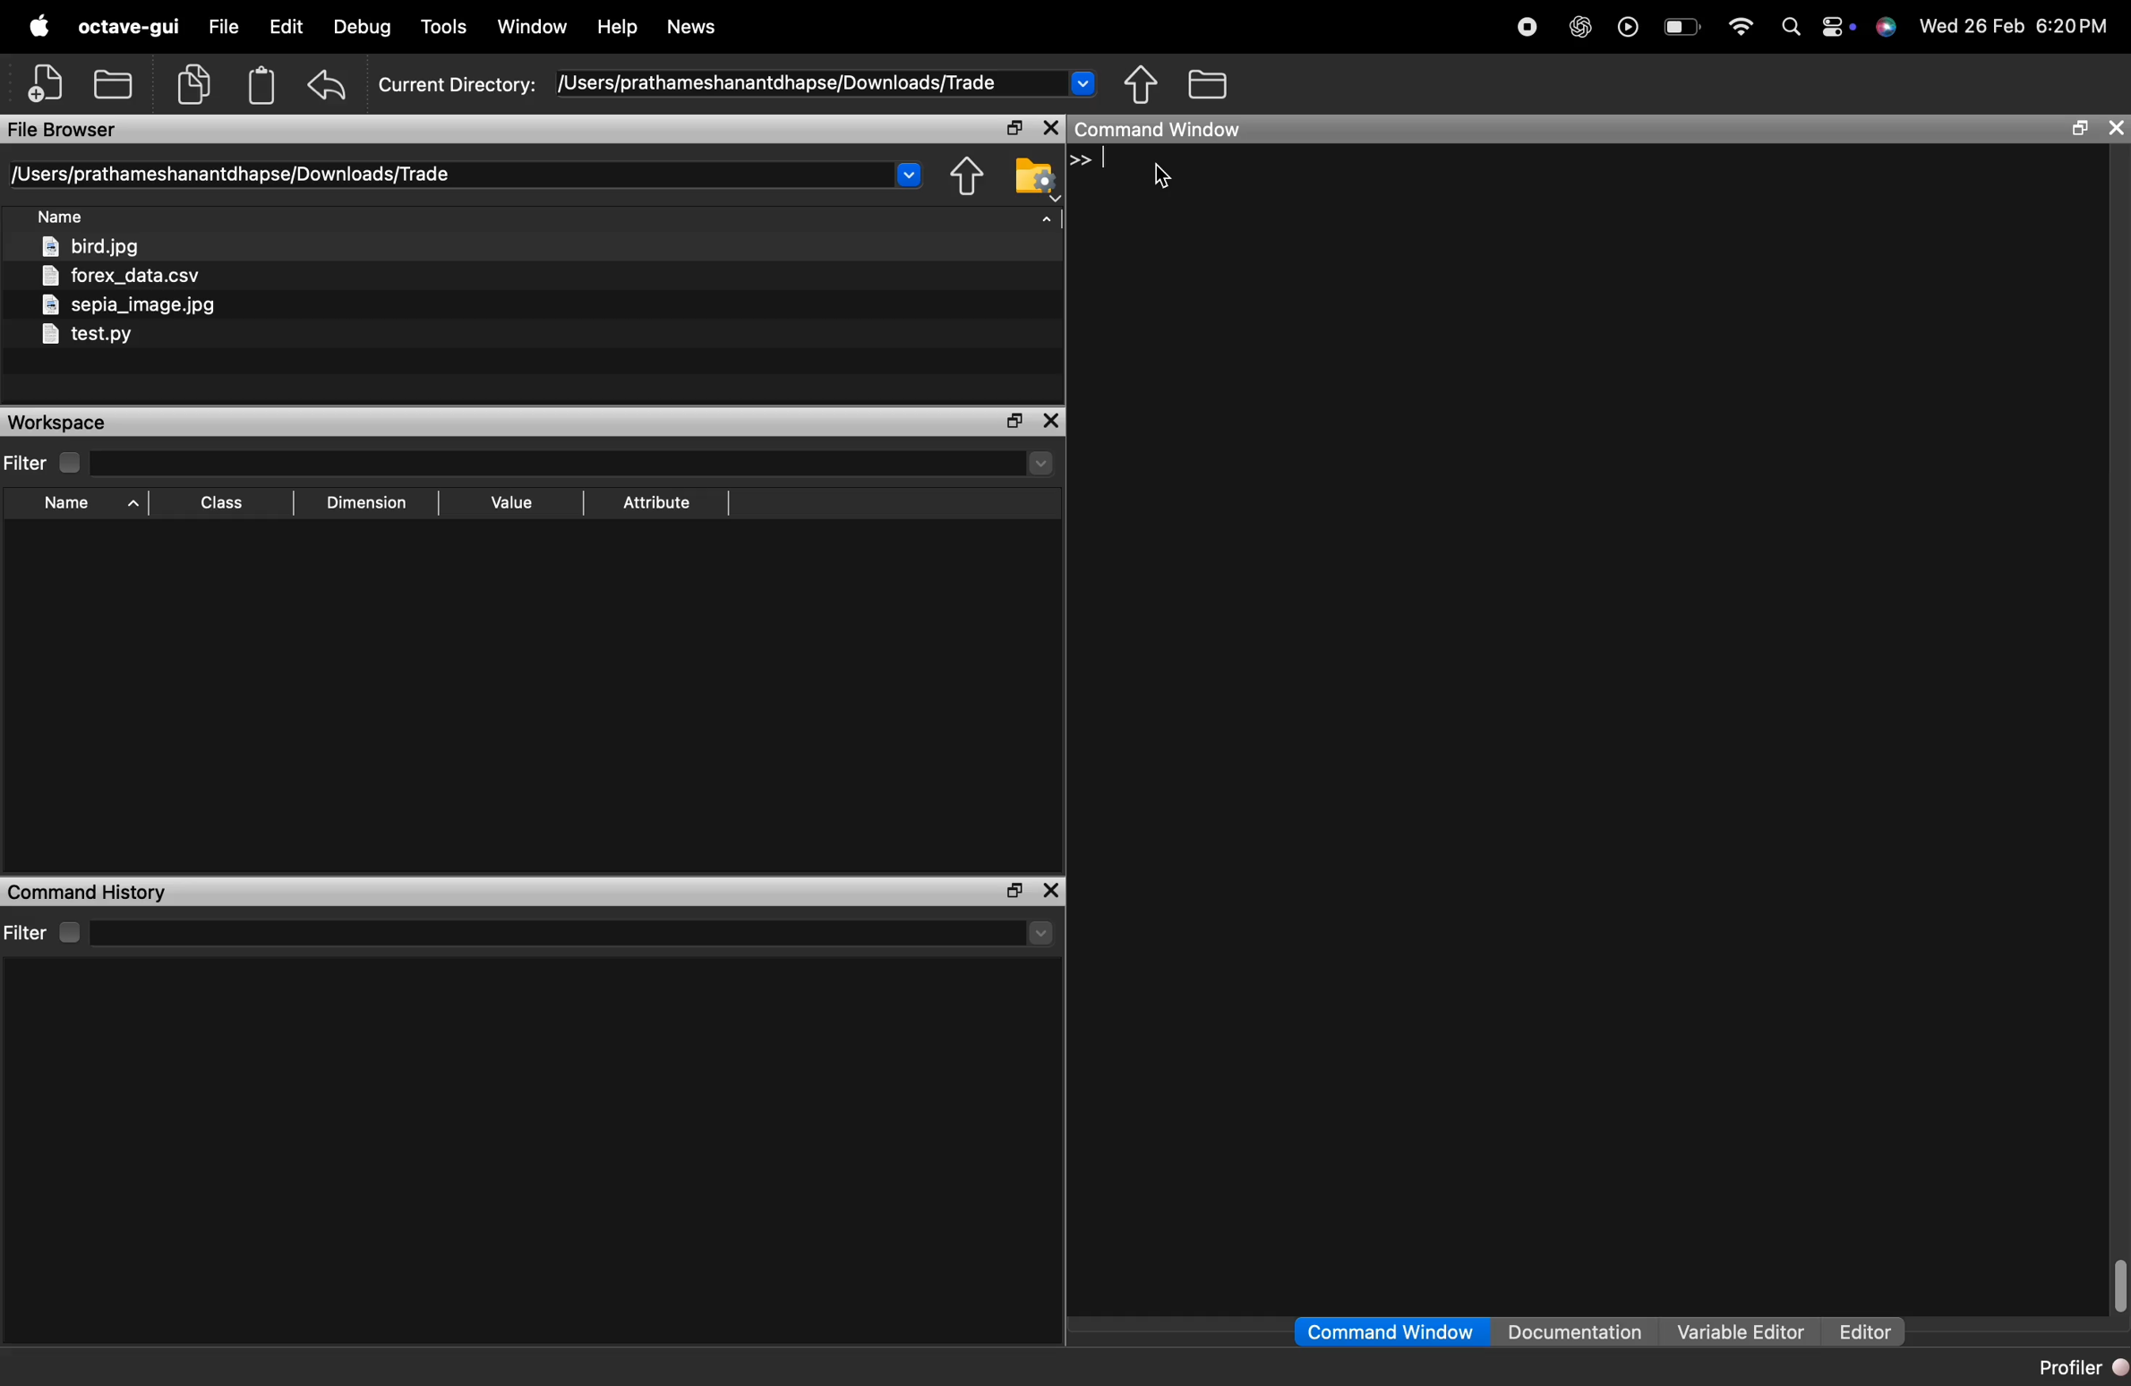 Image resolution: width=2131 pixels, height=1386 pixels. I want to click on New folder, so click(112, 82).